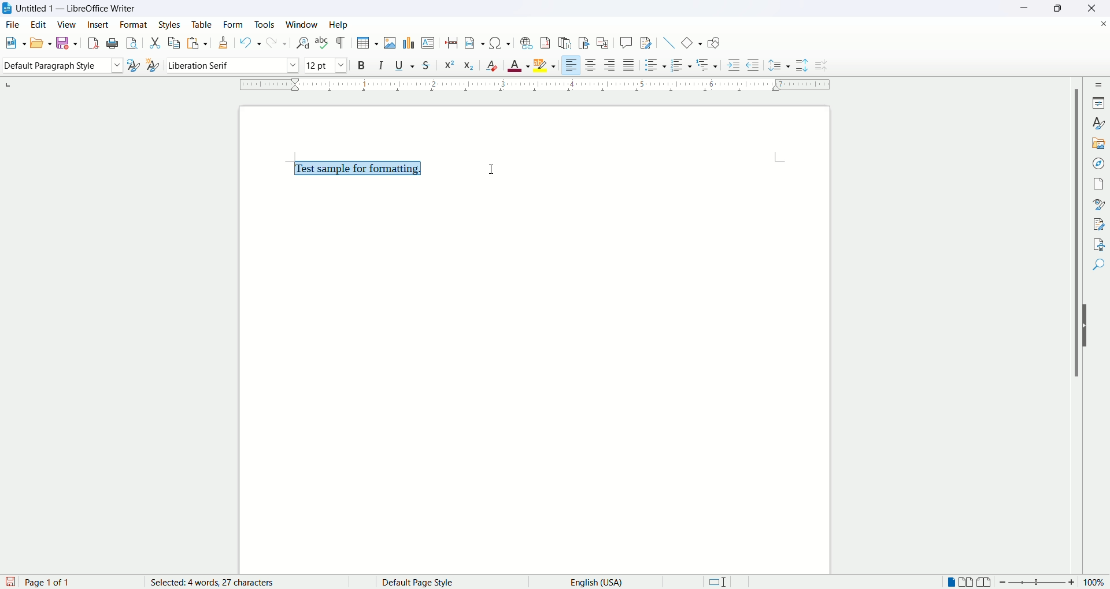 This screenshot has height=589, width=1110. I want to click on insert comment, so click(626, 43).